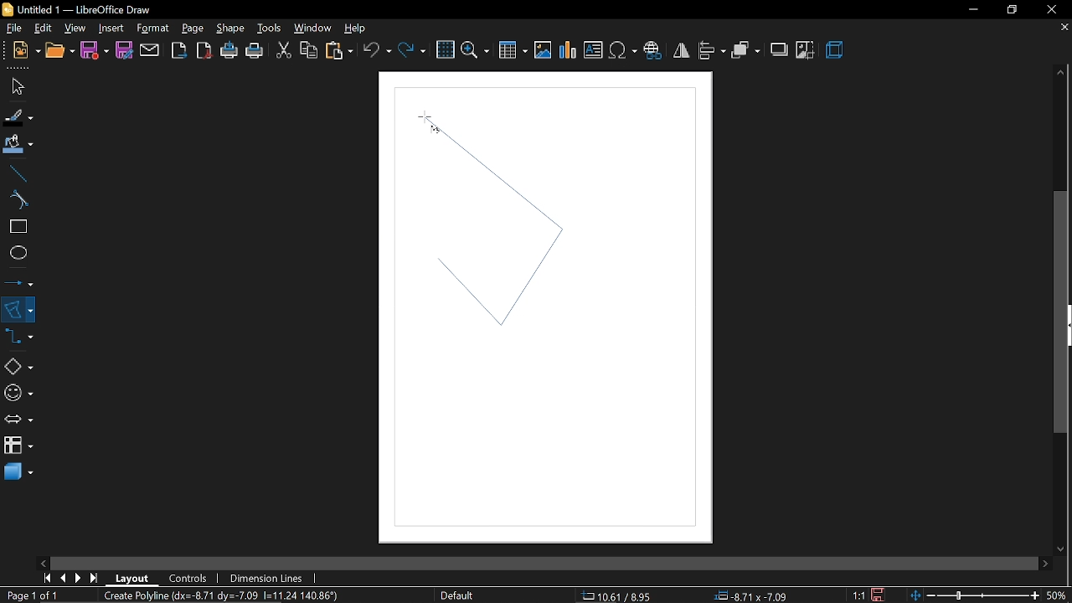 The height and width of the screenshot is (603, 1072). I want to click on insert chart, so click(569, 50).